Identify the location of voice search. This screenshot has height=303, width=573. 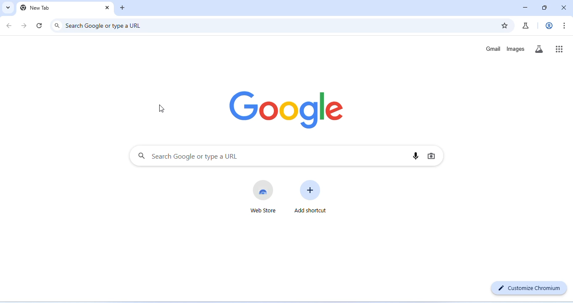
(416, 155).